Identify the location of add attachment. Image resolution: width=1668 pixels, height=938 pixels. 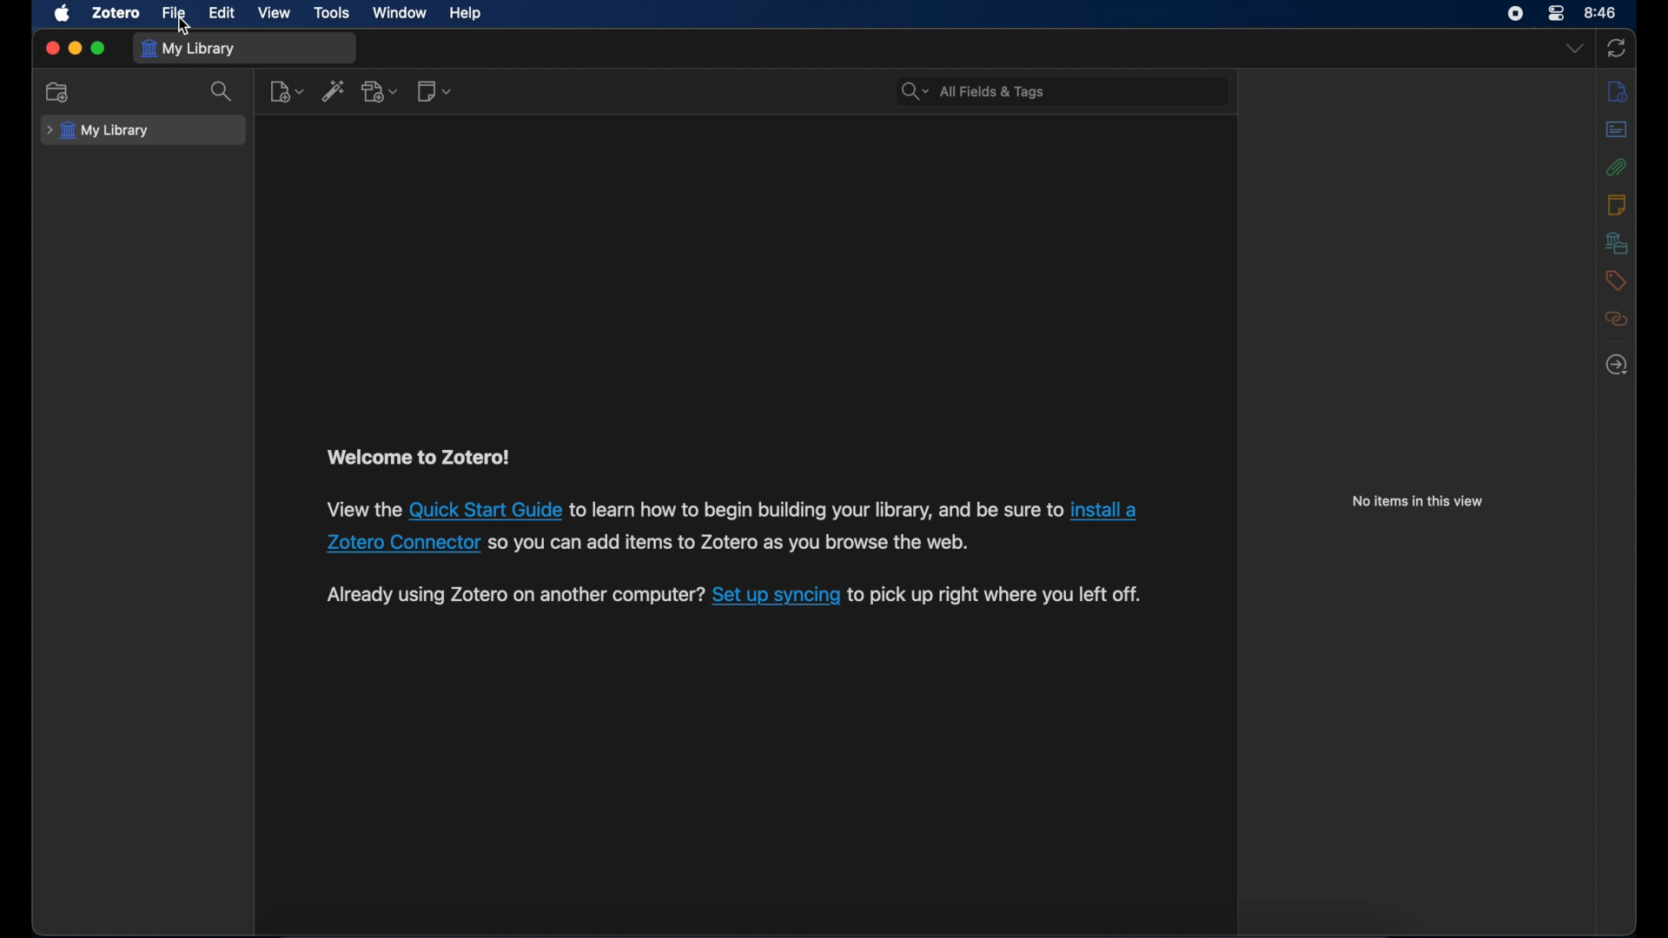
(381, 92).